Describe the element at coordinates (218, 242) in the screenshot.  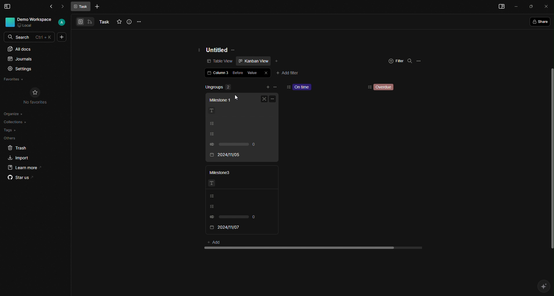
I see `Add` at that location.